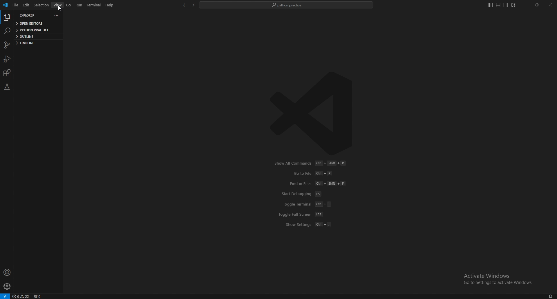  Describe the element at coordinates (8, 272) in the screenshot. I see `profile` at that location.